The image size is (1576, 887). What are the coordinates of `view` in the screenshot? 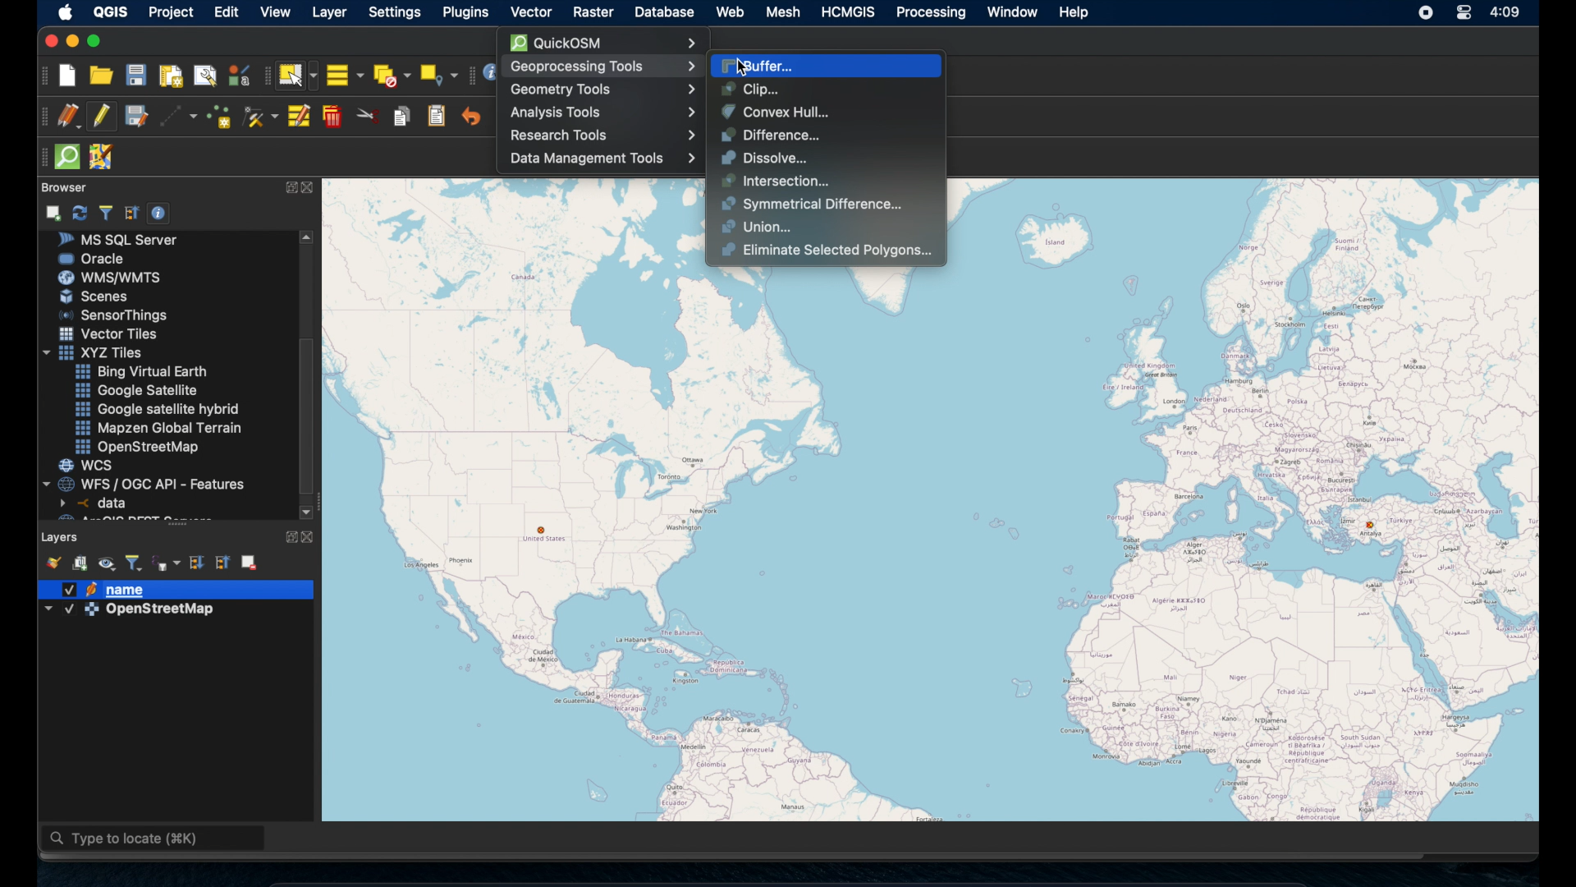 It's located at (275, 13).